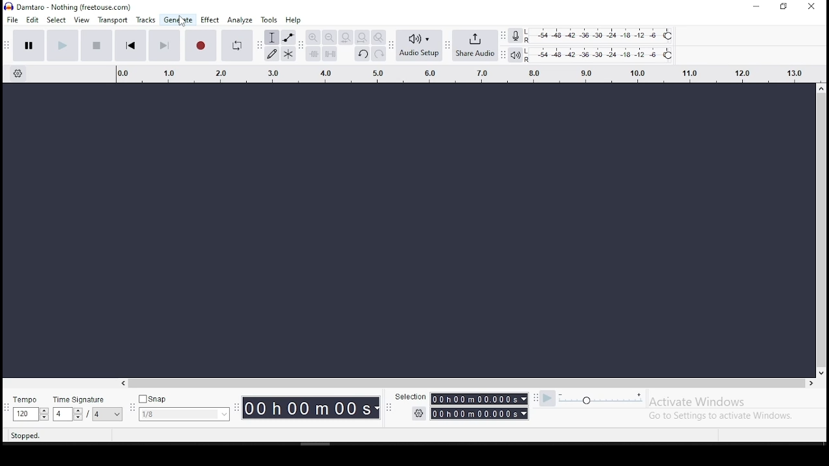  I want to click on playback meter, so click(514, 56).